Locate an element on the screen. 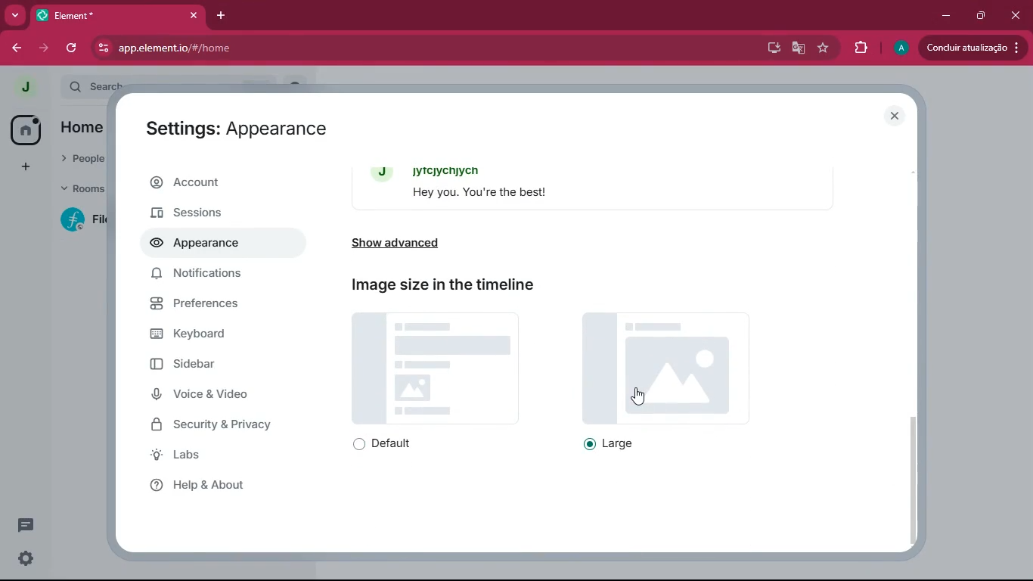 This screenshot has width=1033, height=581. favourite is located at coordinates (822, 49).